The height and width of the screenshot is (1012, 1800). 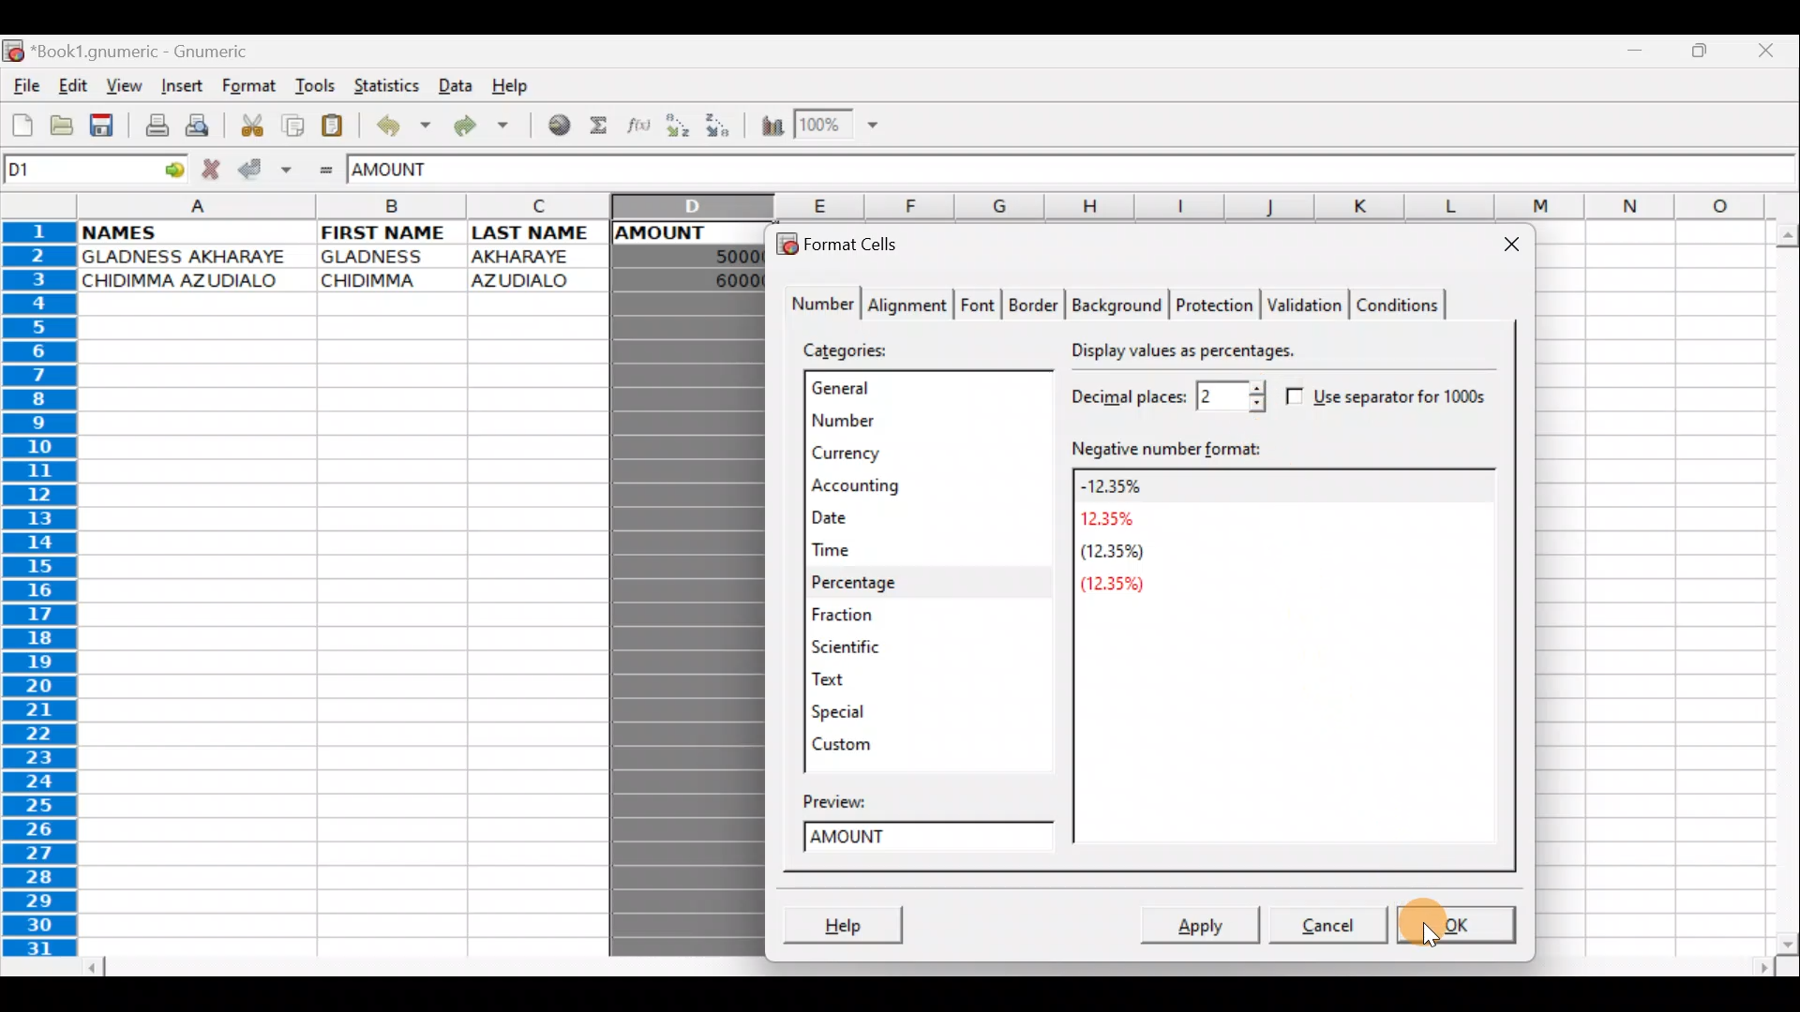 What do you see at coordinates (1700, 55) in the screenshot?
I see `Maximize` at bounding box center [1700, 55].